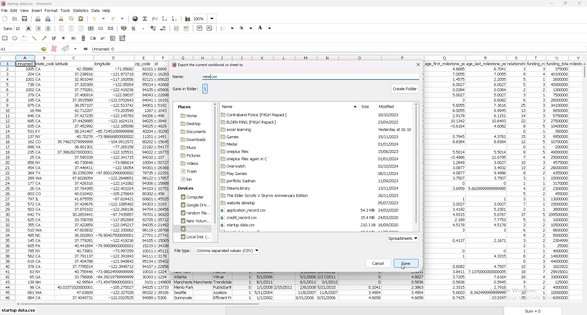  What do you see at coordinates (184, 286) in the screenshot?
I see `data` at bounding box center [184, 286].